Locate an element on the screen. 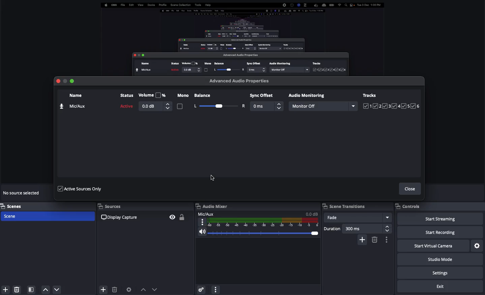  move down is located at coordinates (157, 290).